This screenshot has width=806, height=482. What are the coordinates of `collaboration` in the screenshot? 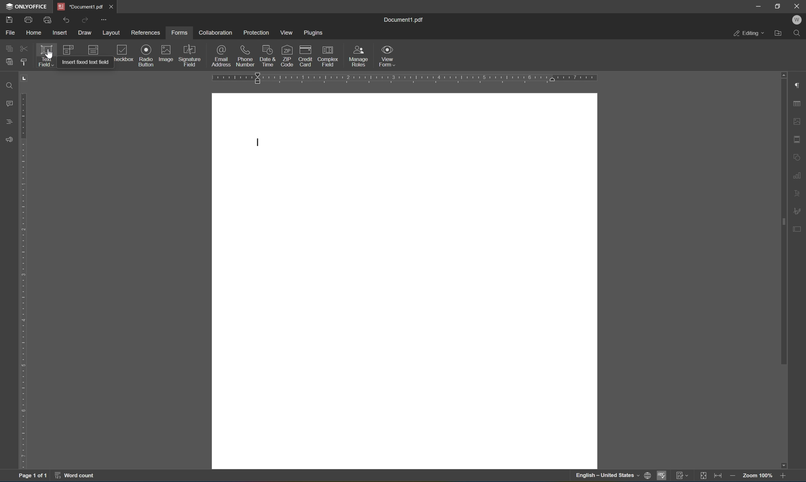 It's located at (214, 32).